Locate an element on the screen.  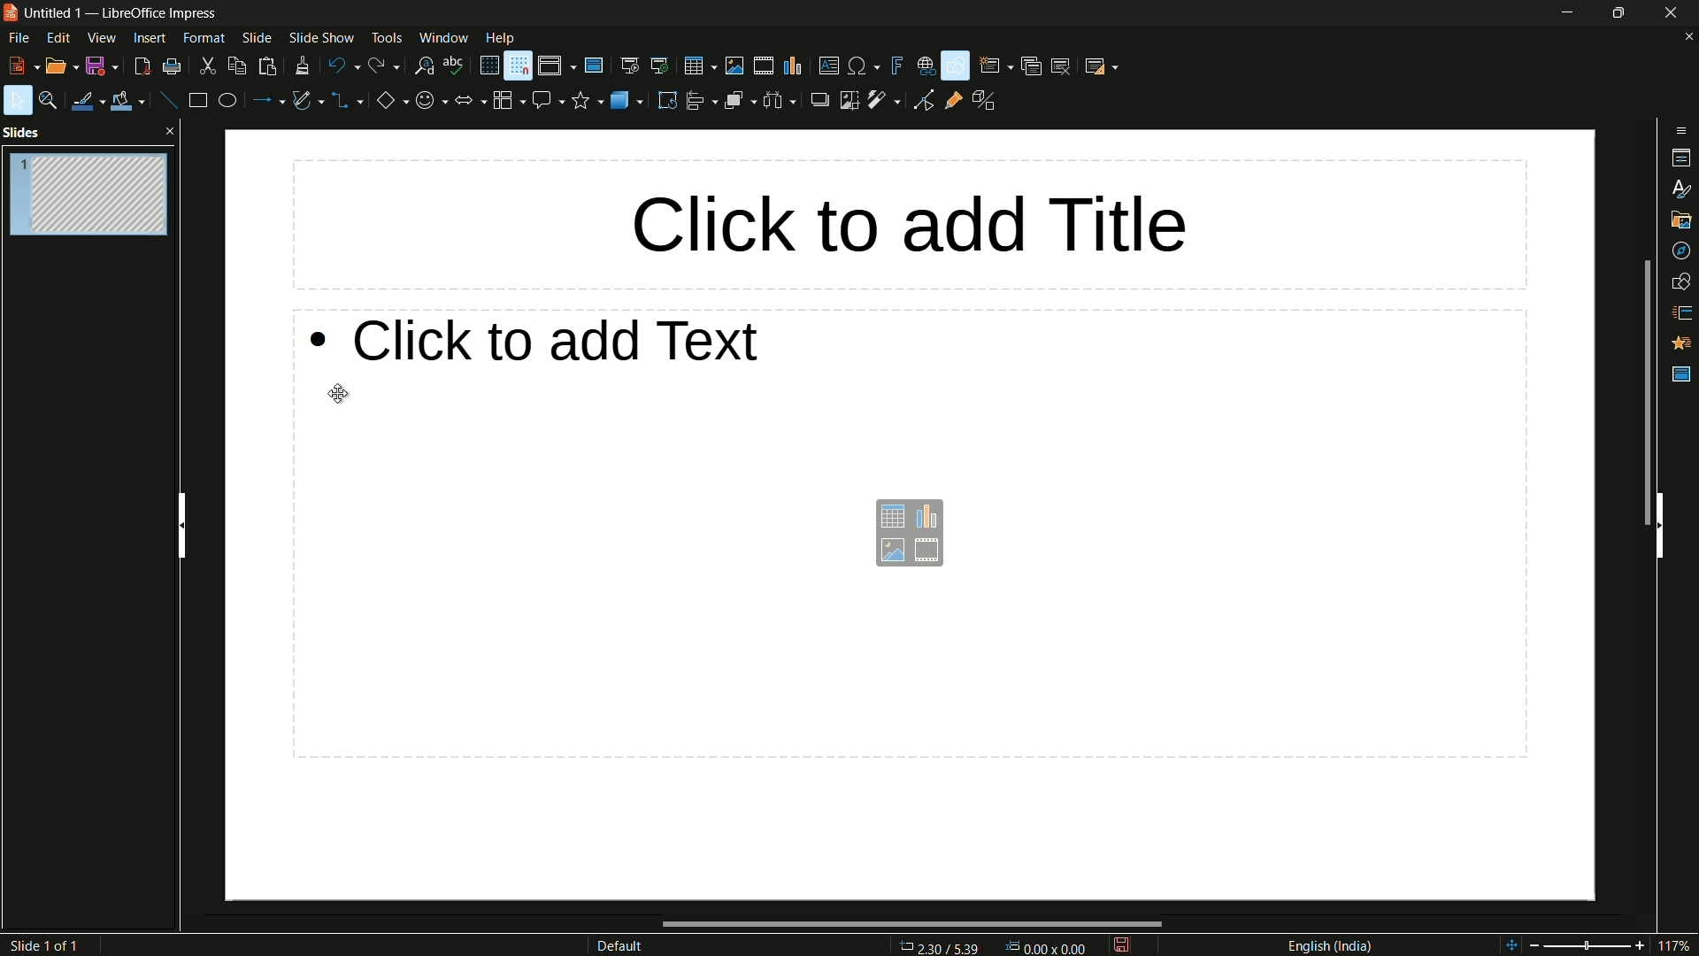
master slides is located at coordinates (1681, 375).